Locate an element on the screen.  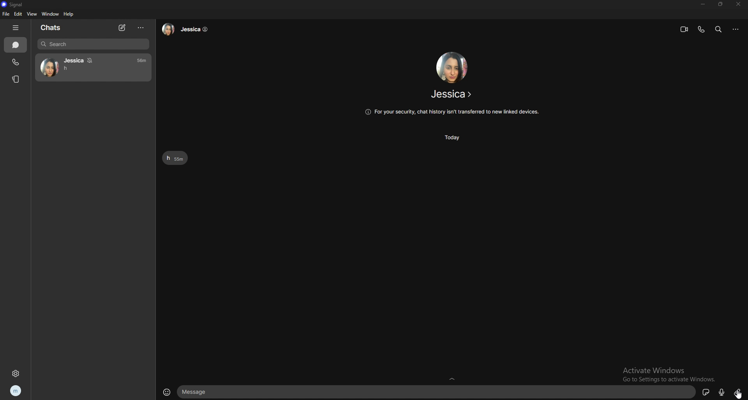
contact photo is located at coordinates (452, 67).